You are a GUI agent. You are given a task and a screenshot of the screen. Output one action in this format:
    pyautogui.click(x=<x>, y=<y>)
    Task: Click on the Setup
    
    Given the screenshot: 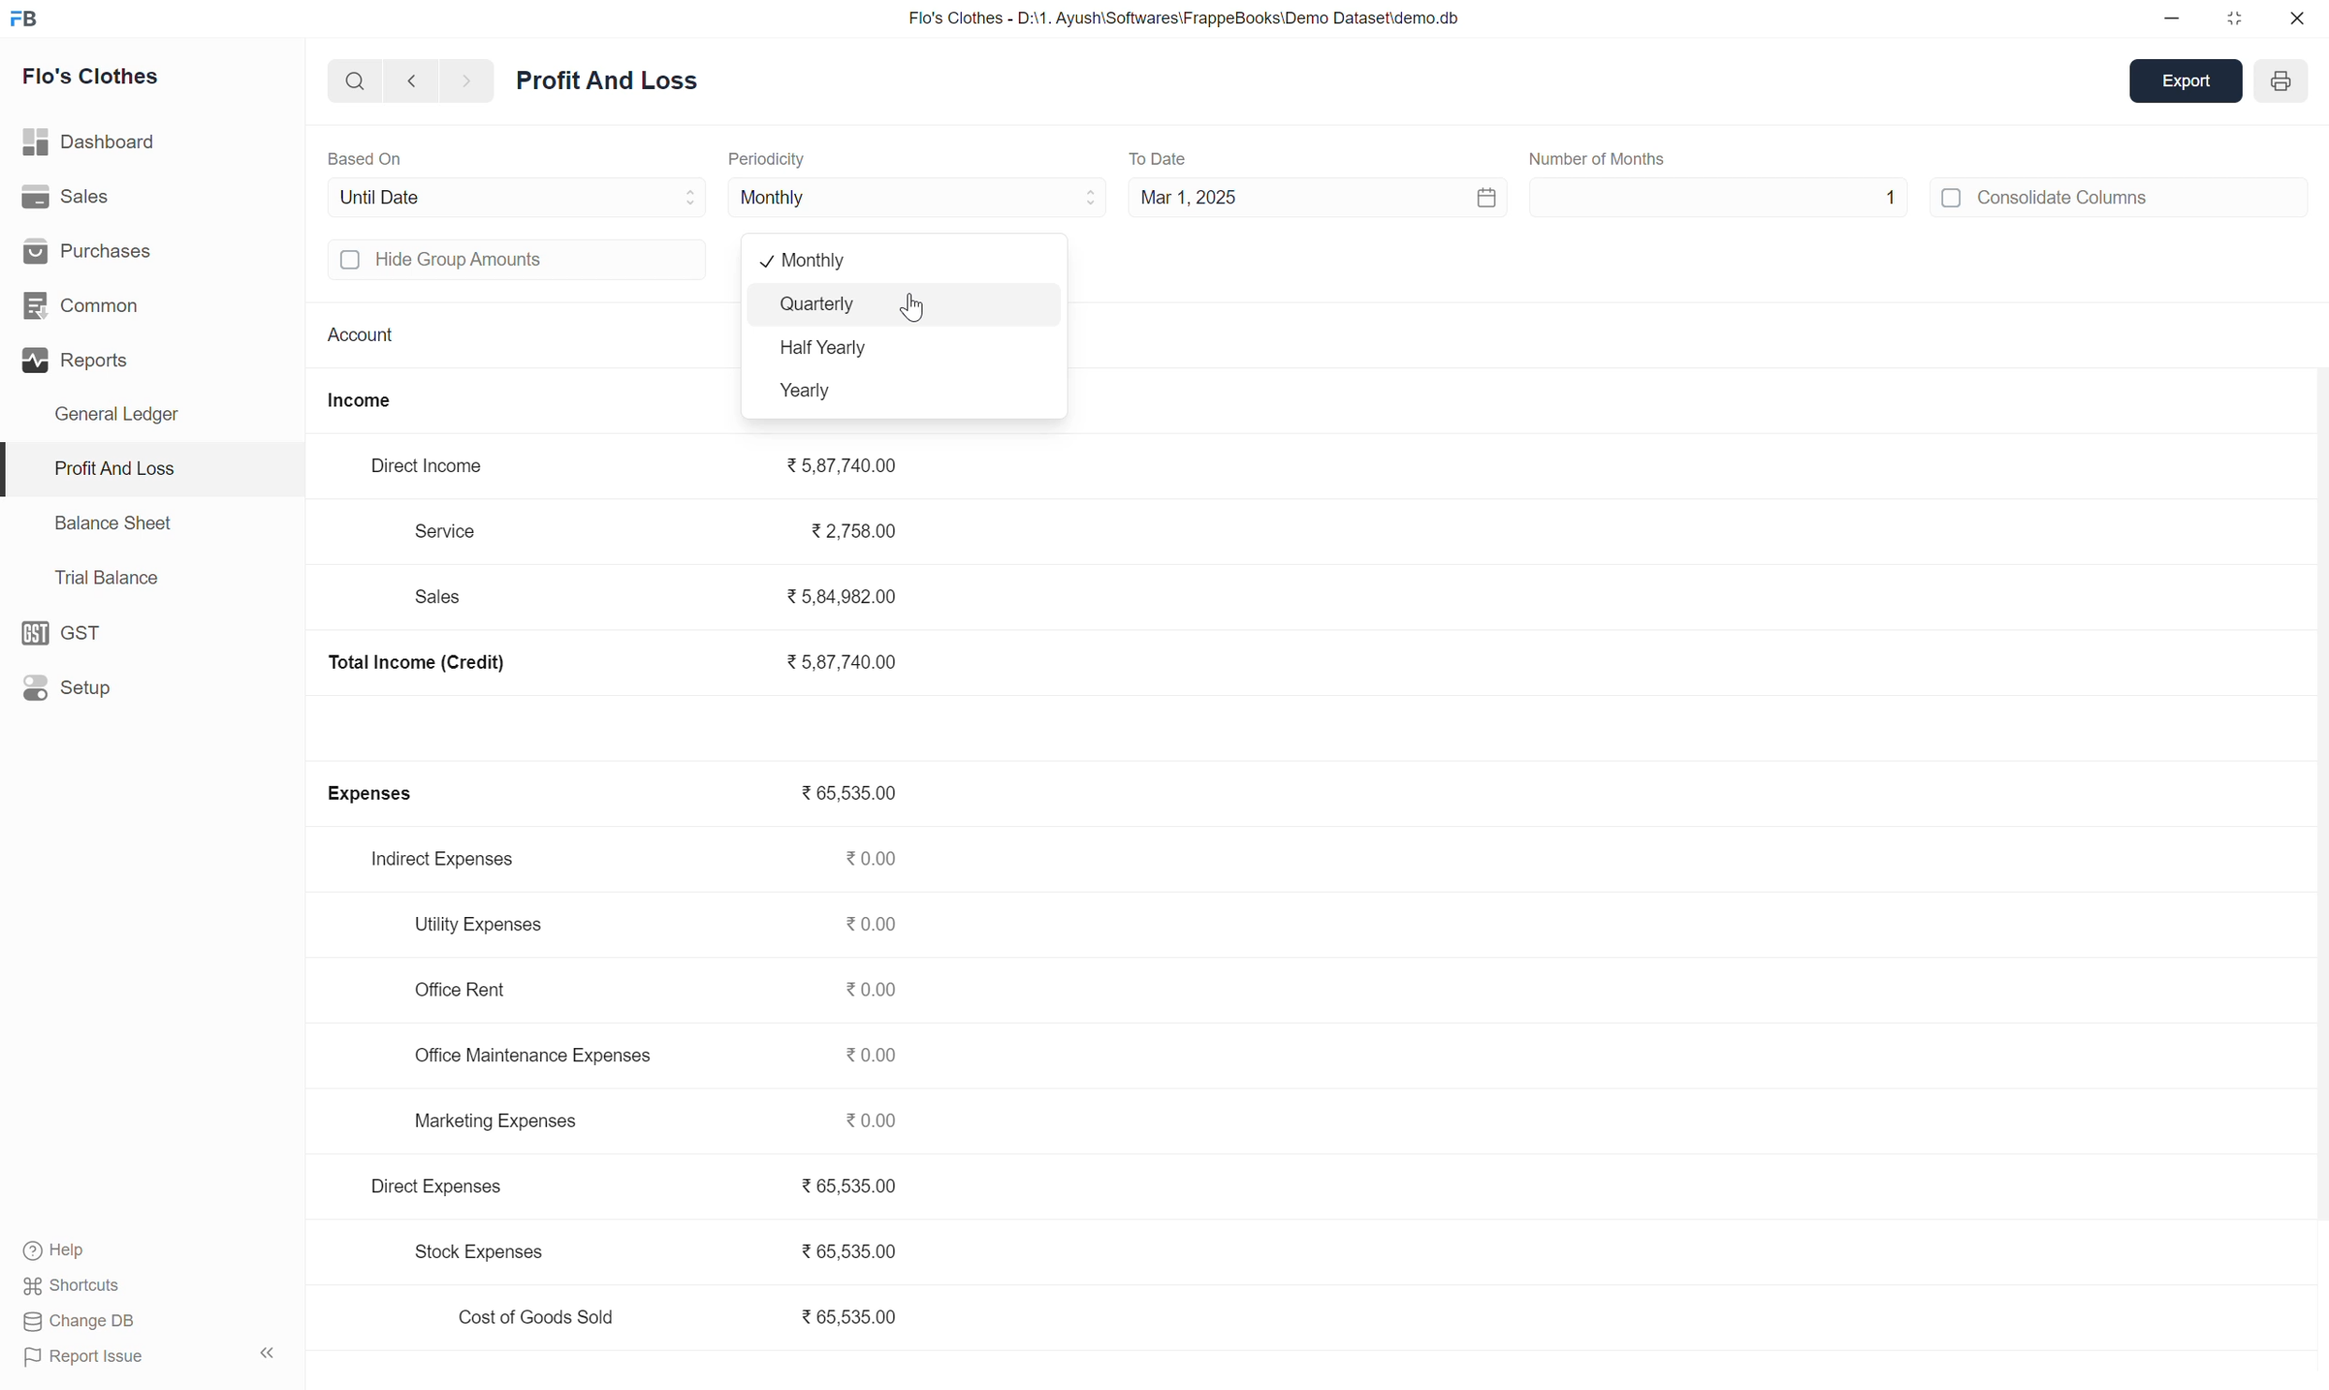 What is the action you would take?
    pyautogui.click(x=79, y=684)
    